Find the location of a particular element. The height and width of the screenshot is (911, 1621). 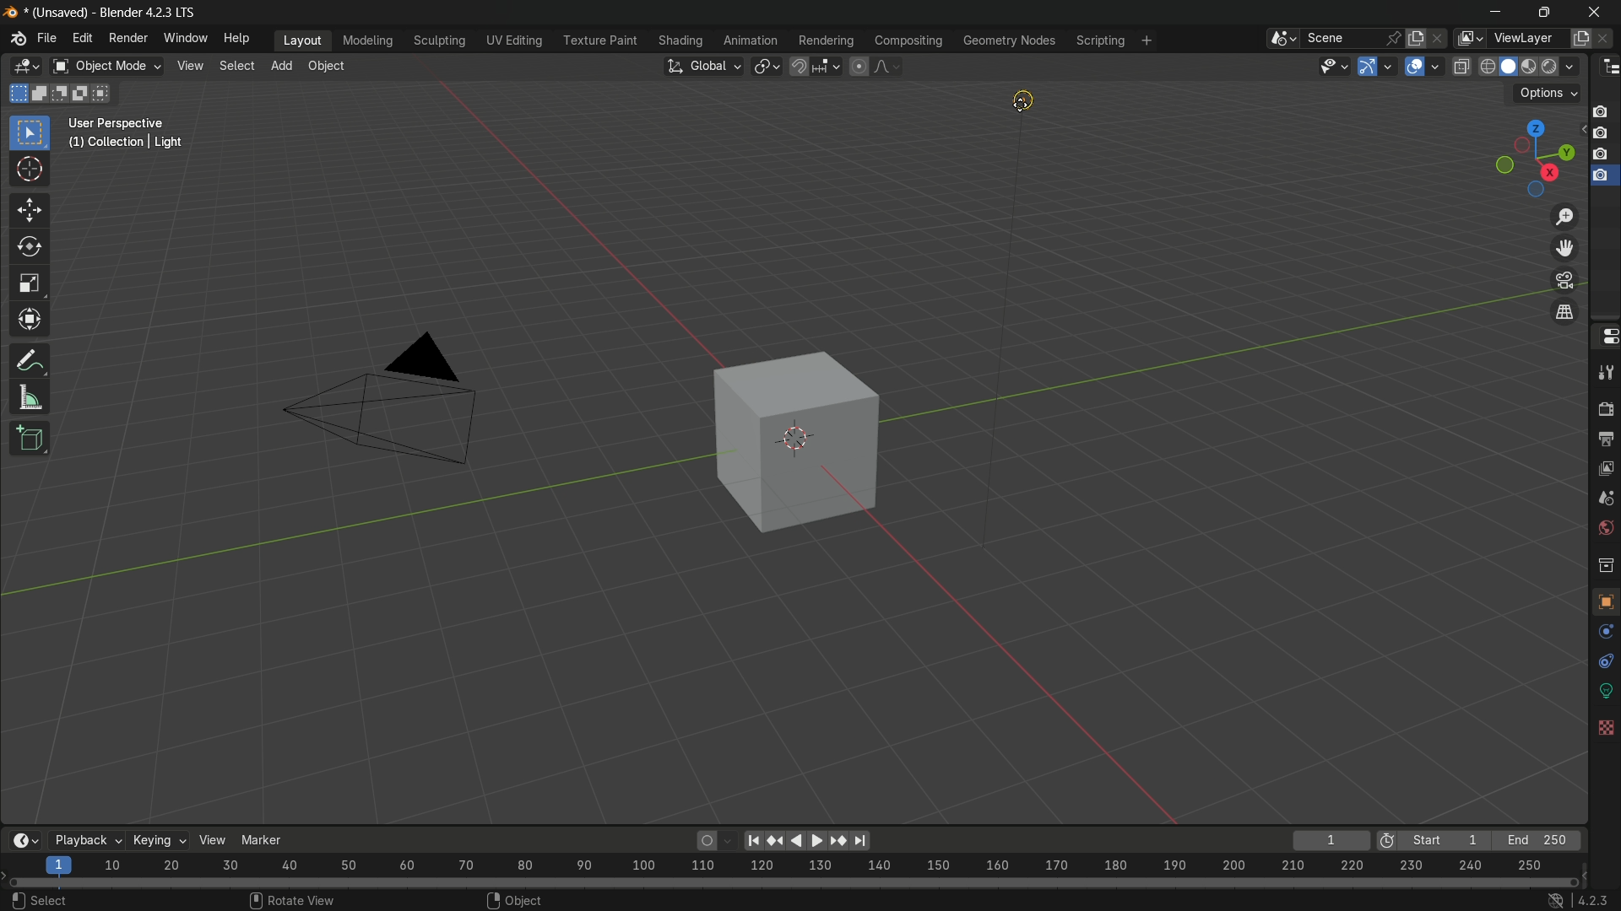

sculpting menu is located at coordinates (440, 41).